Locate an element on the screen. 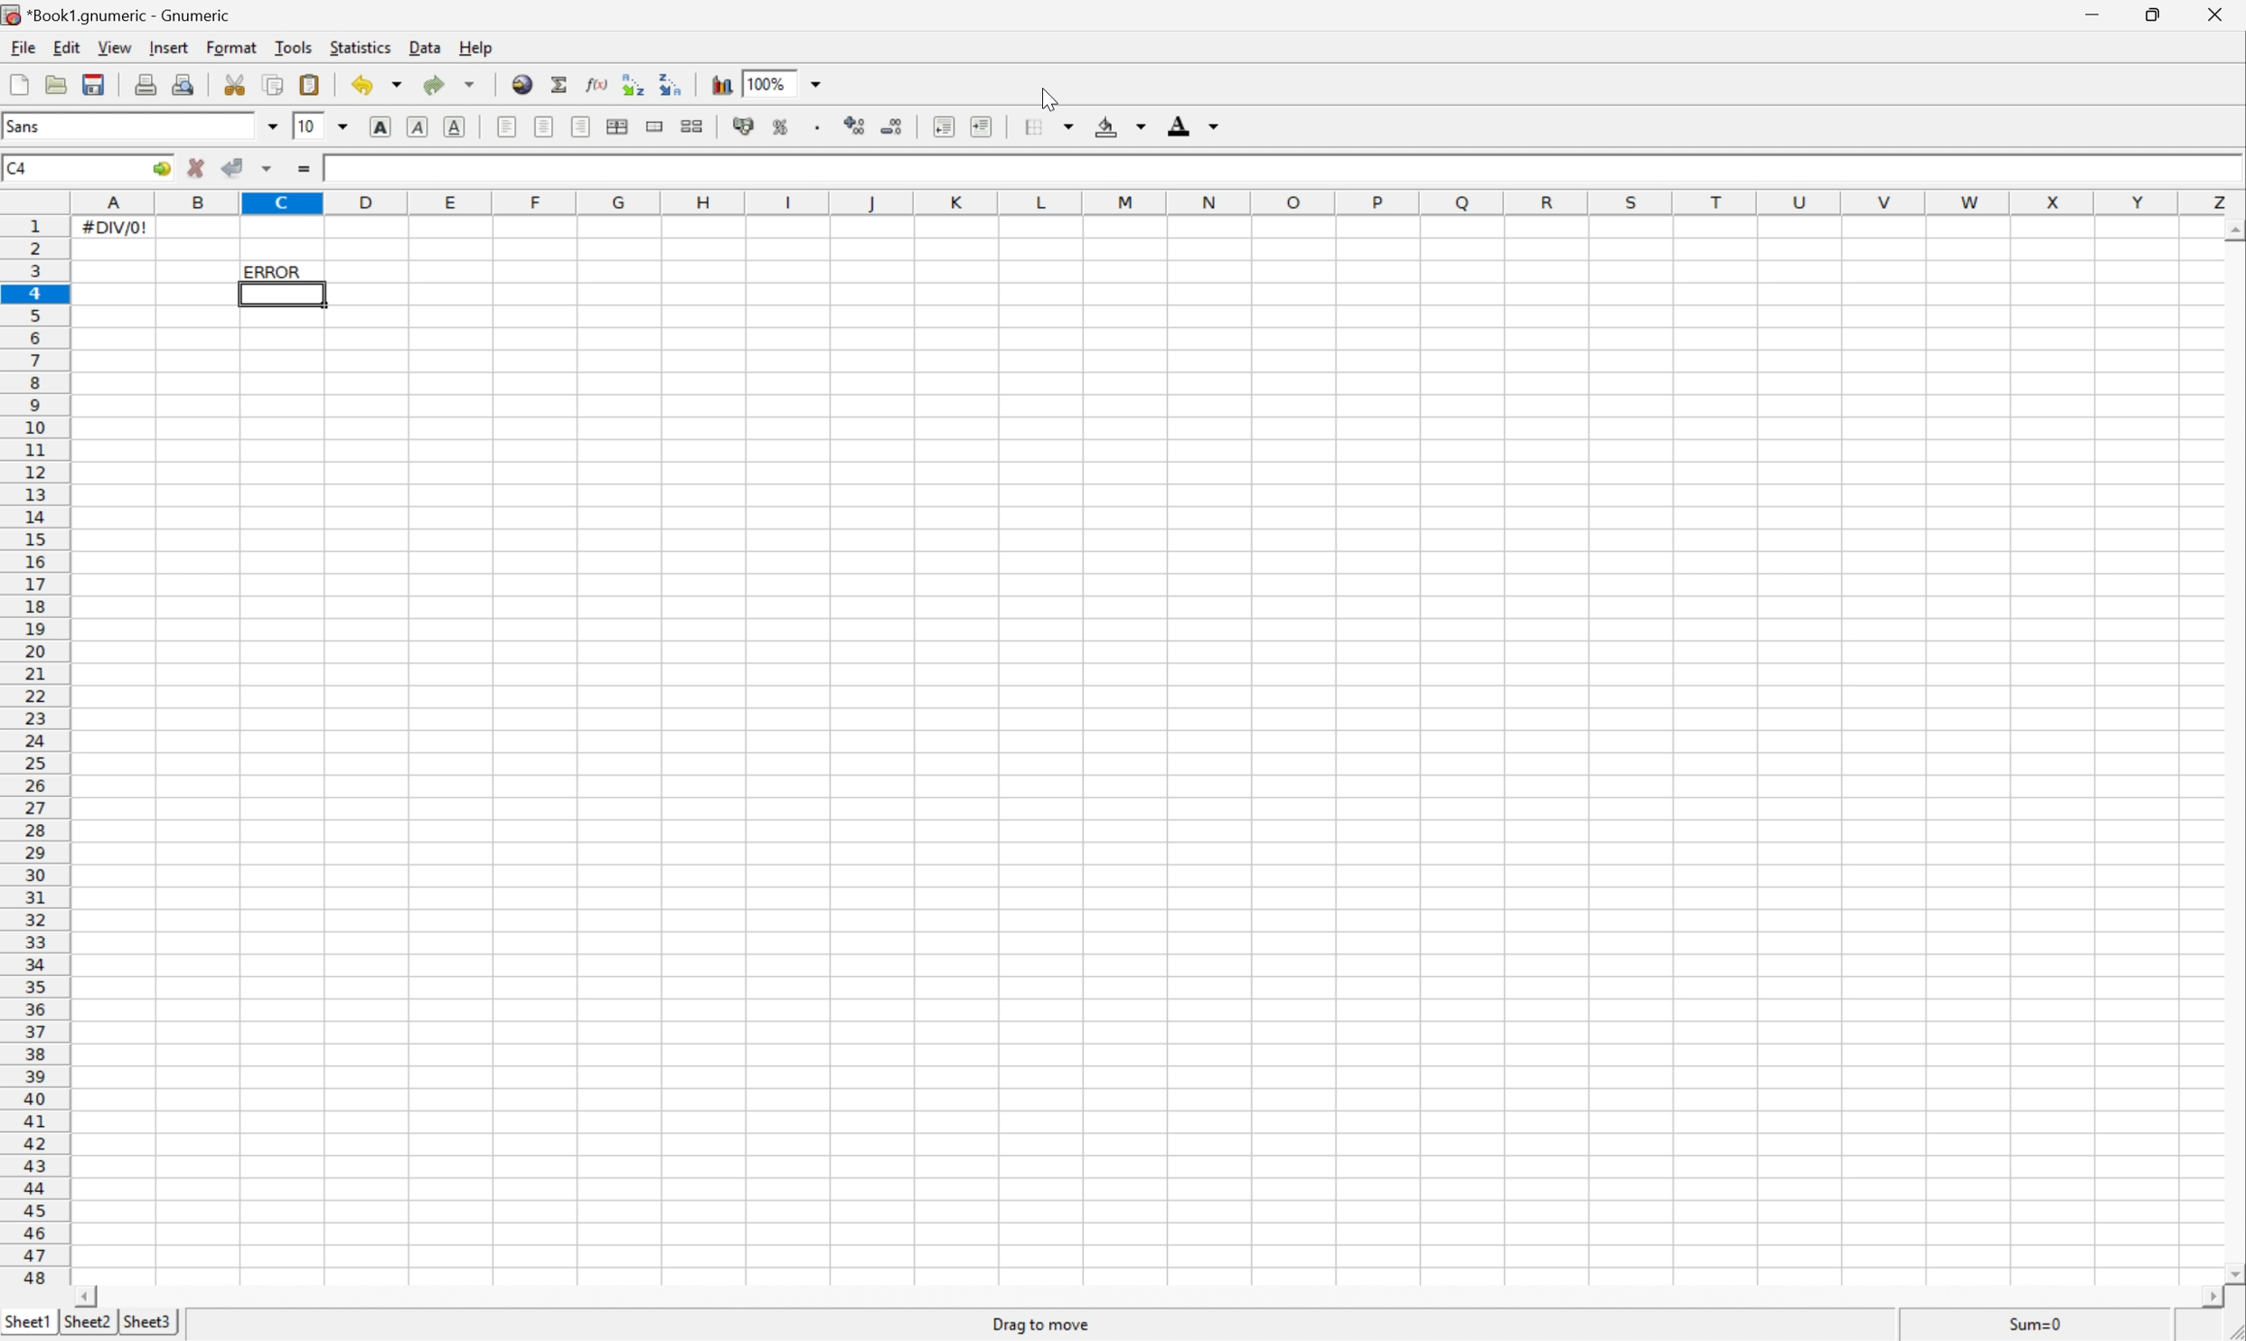  Insert is located at coordinates (172, 47).